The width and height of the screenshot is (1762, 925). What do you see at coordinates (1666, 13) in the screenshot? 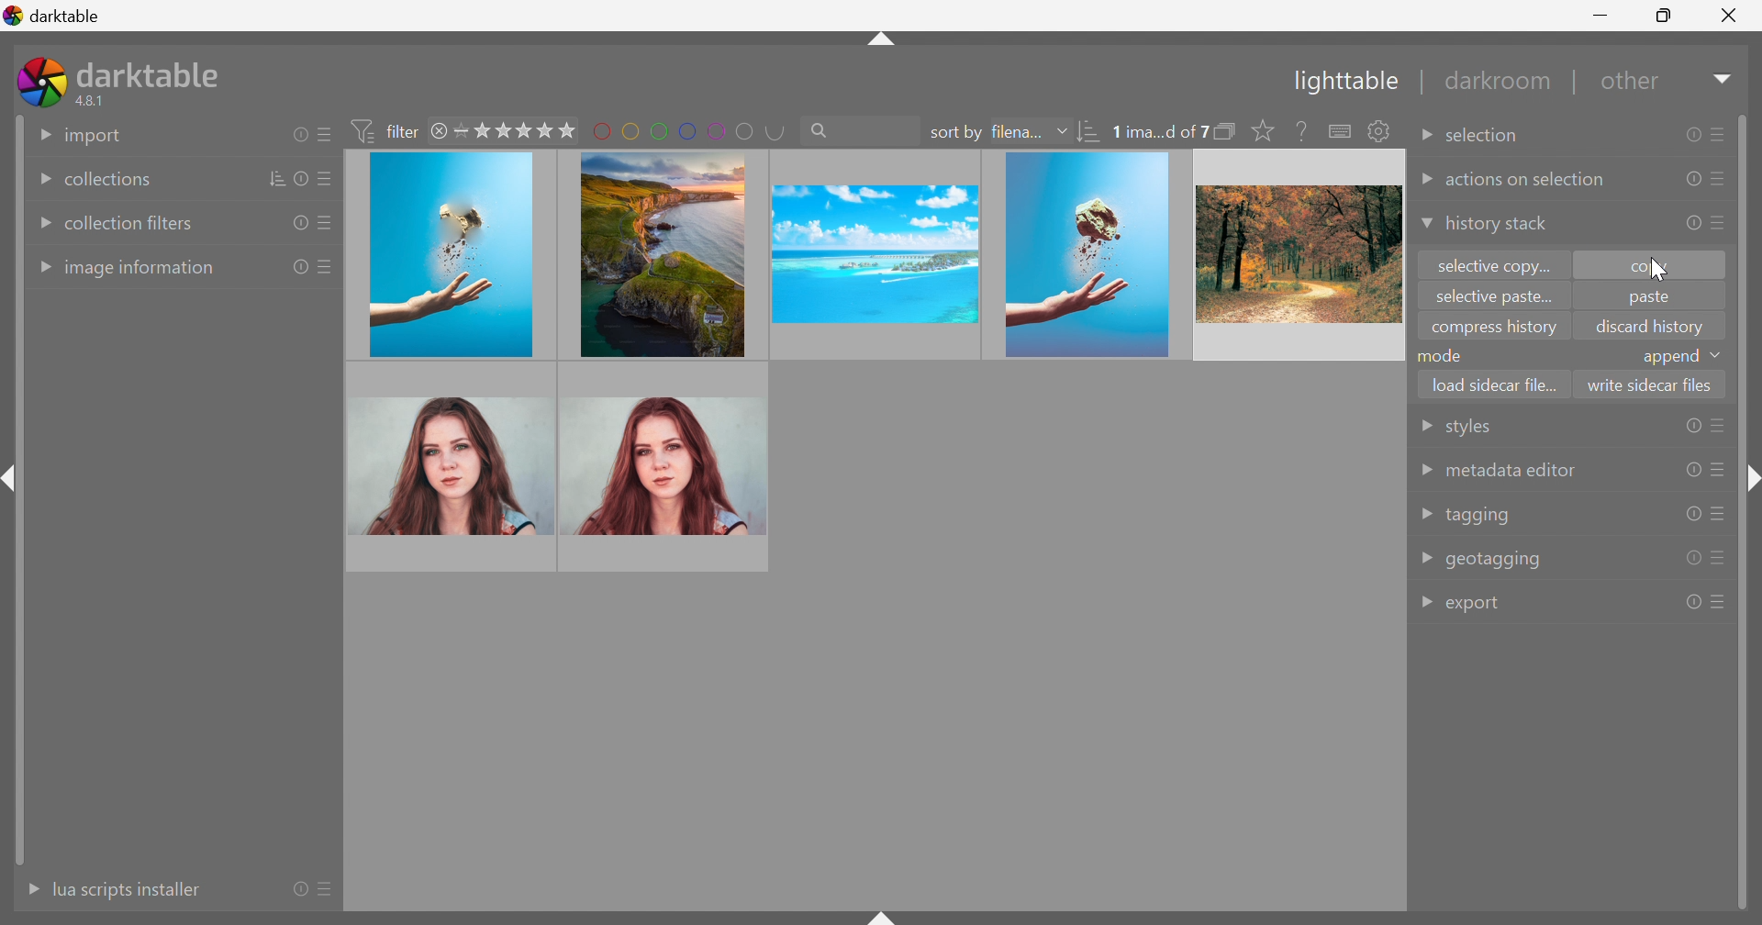
I see `Restore Down` at bounding box center [1666, 13].